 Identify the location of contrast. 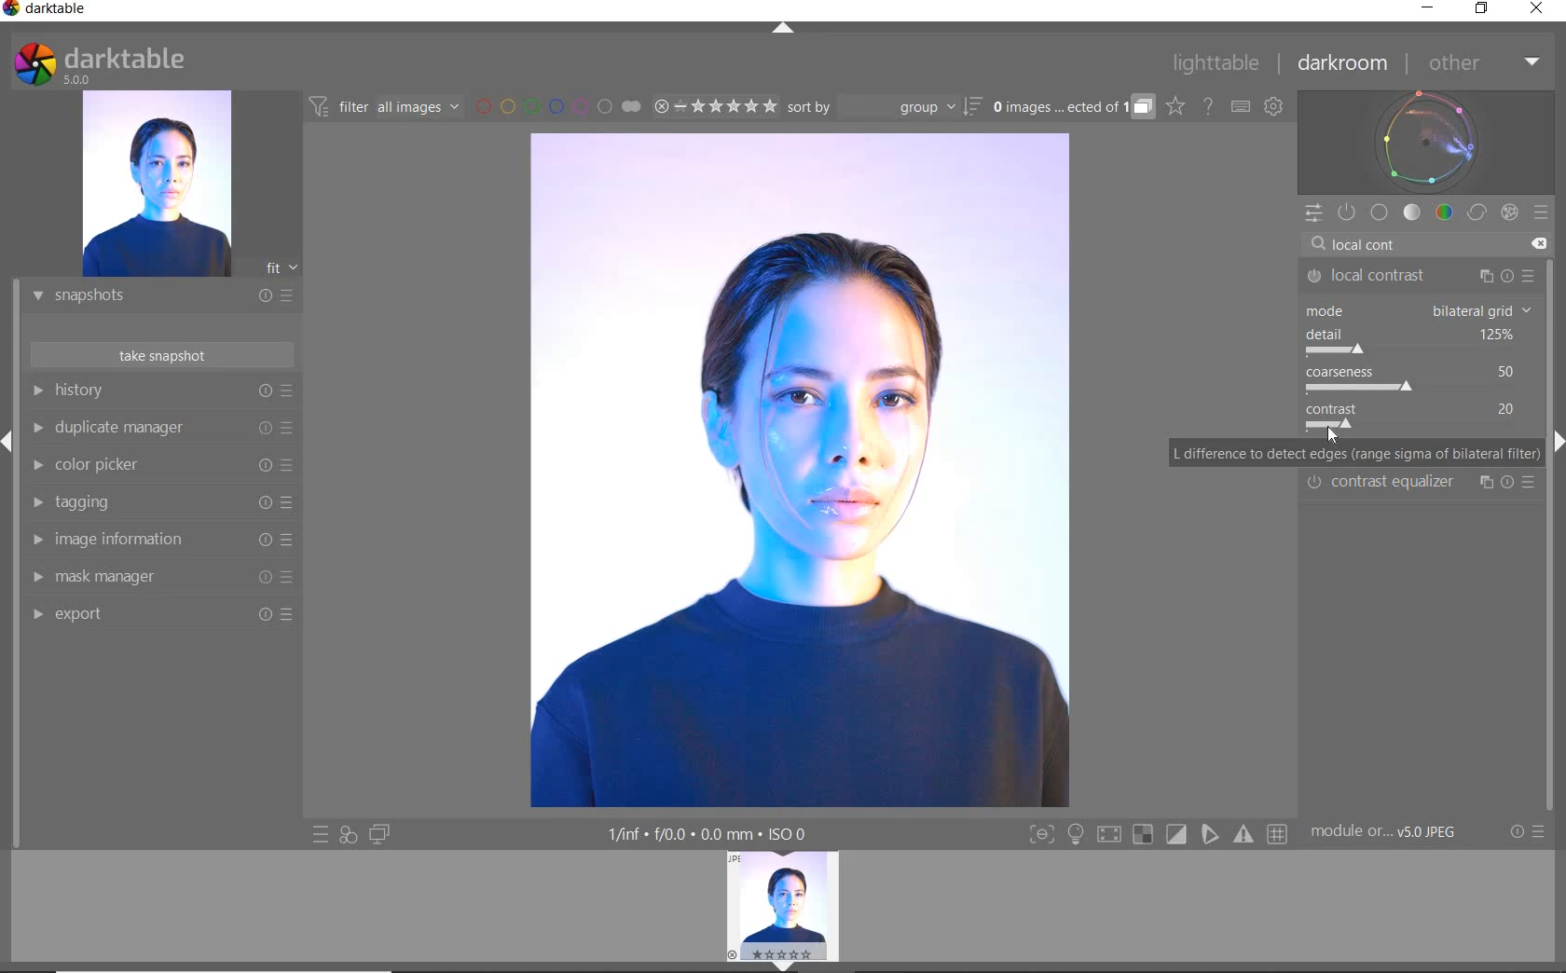
(1418, 418).